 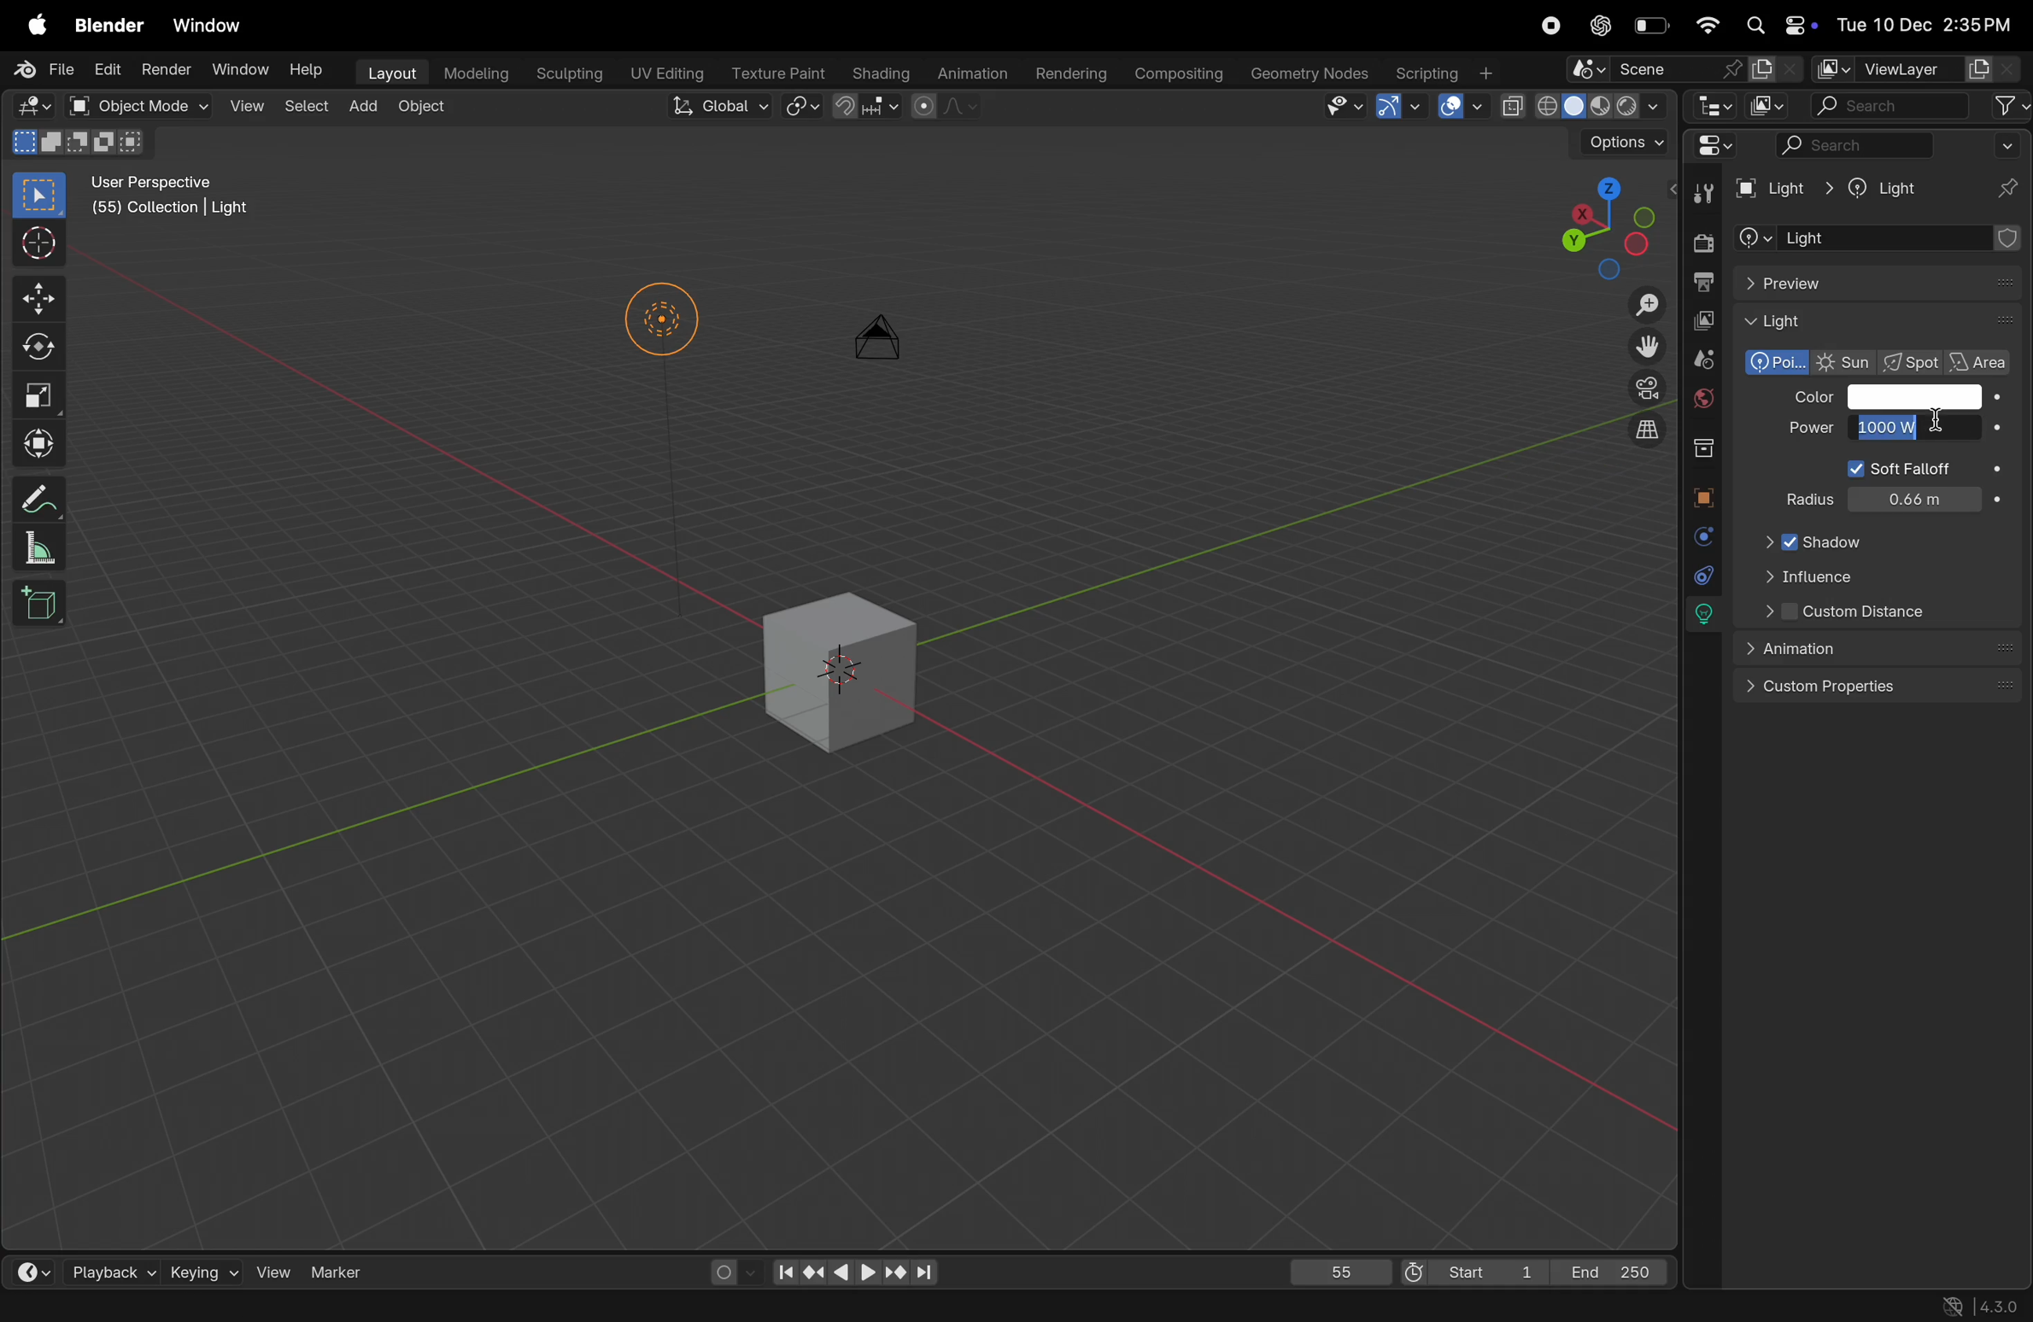 I want to click on proportional editing objects, so click(x=941, y=109).